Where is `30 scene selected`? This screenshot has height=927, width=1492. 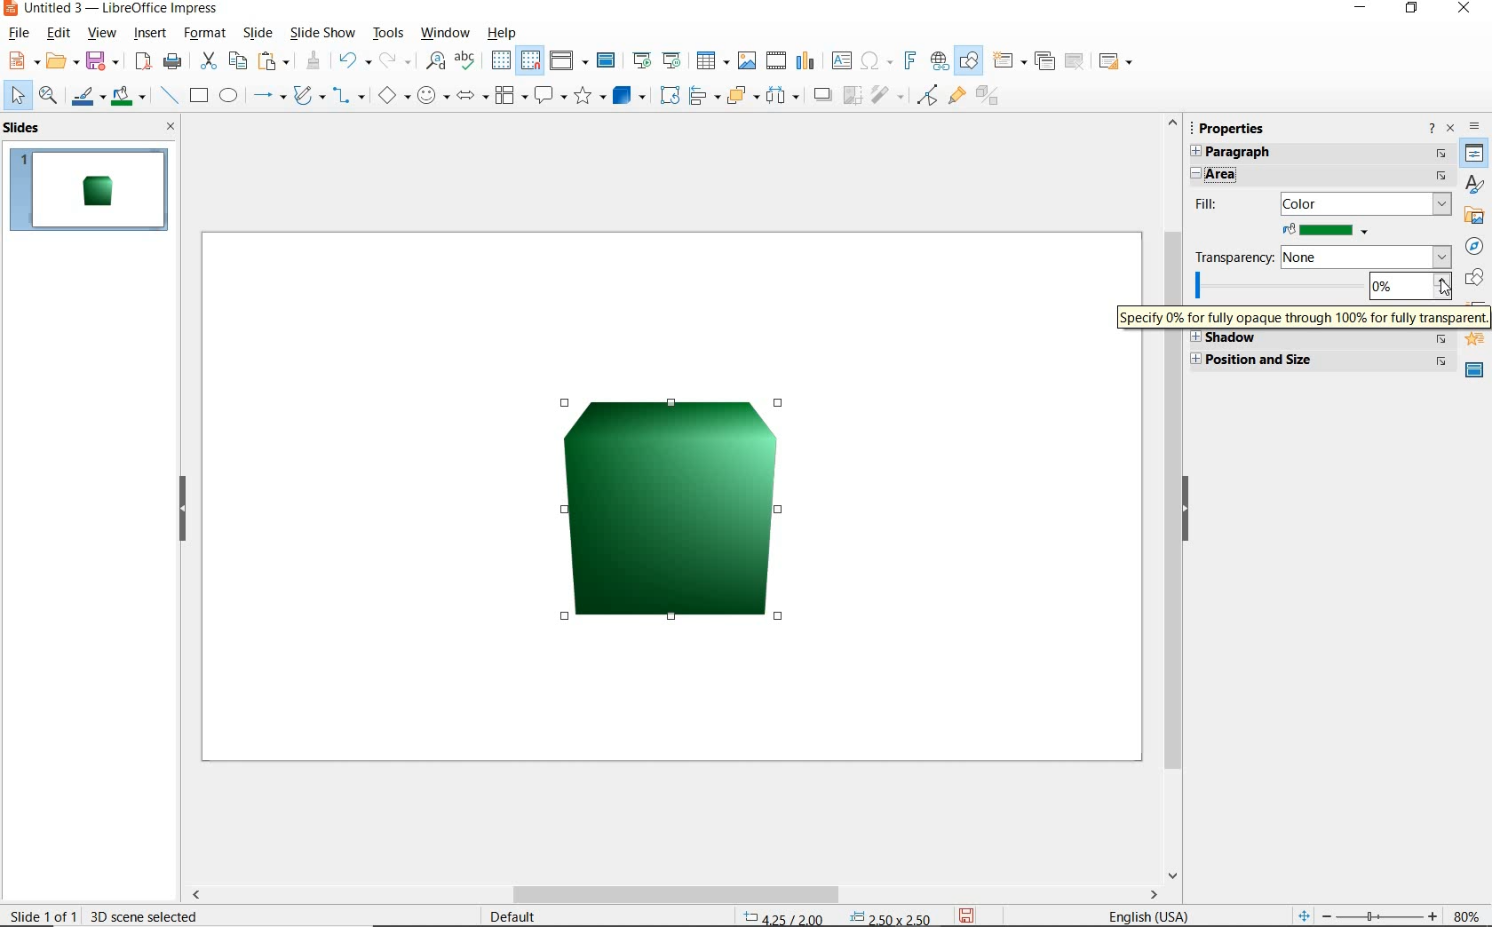 30 scene selected is located at coordinates (145, 916).